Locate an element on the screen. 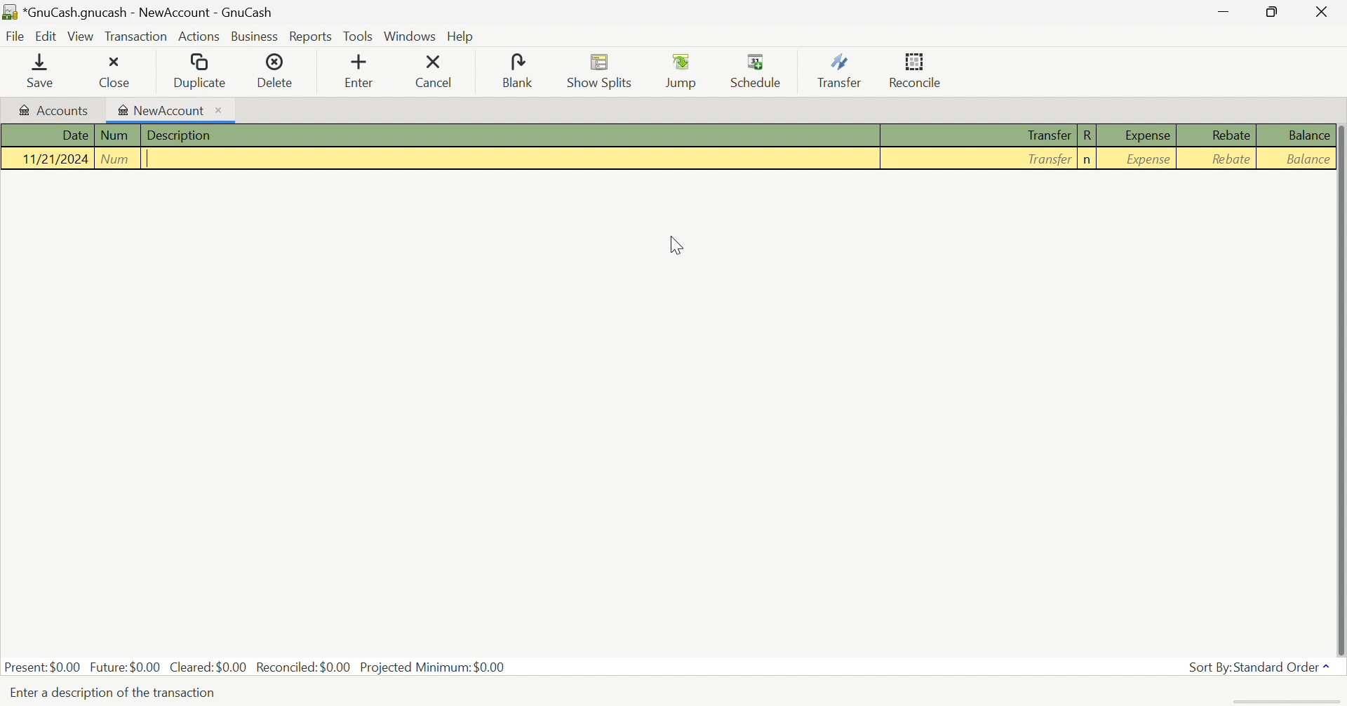  Restore Down is located at coordinates (1270, 13).